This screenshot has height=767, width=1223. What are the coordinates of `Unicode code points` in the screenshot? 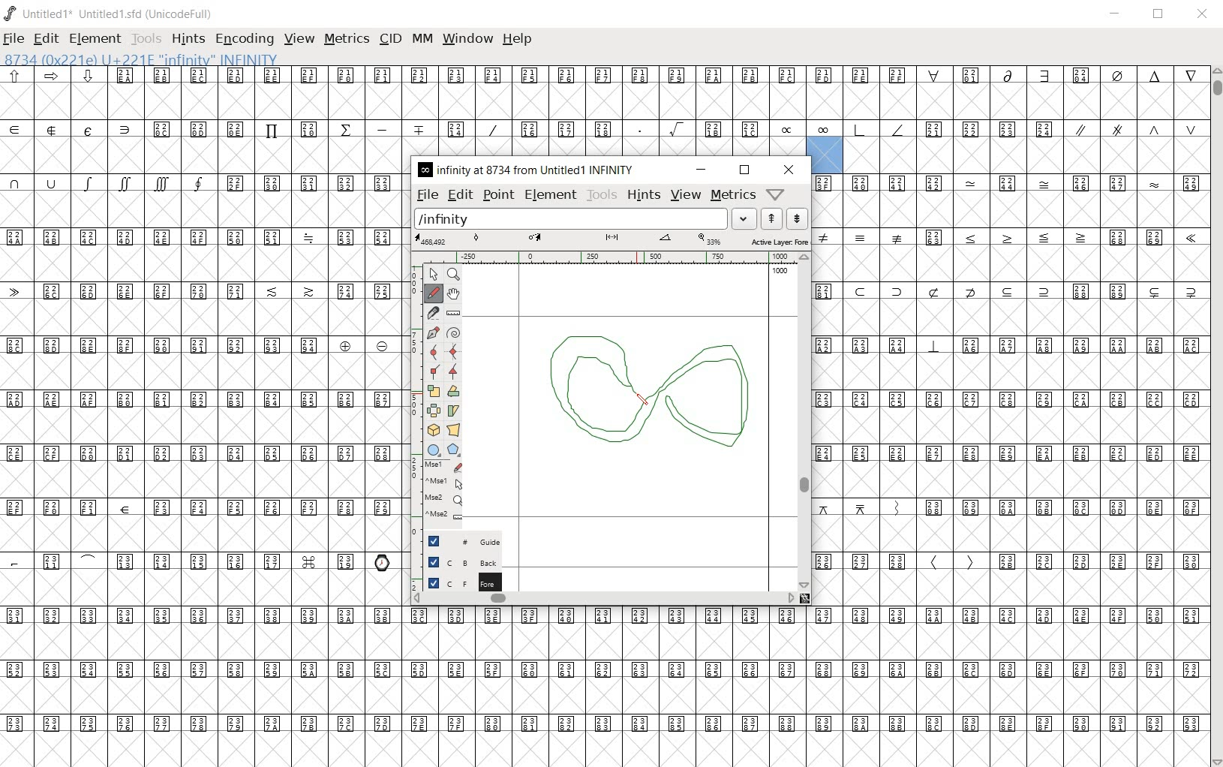 It's located at (1079, 344).